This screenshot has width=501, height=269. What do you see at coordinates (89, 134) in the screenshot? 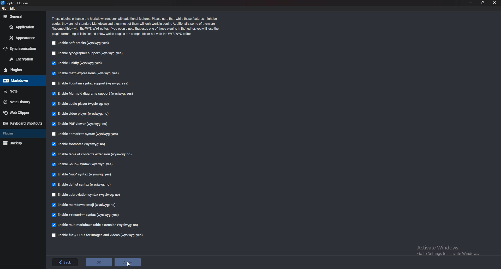
I see `enable Mark Syntax` at bounding box center [89, 134].